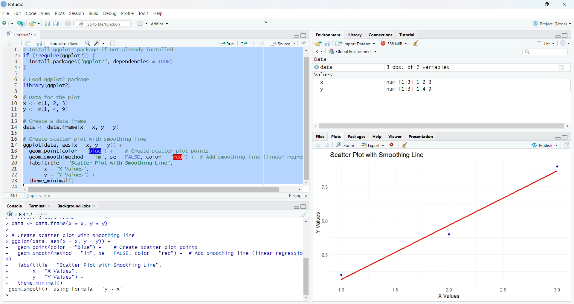 The width and height of the screenshot is (574, 304). Describe the element at coordinates (528, 4) in the screenshot. I see `minimize` at that location.